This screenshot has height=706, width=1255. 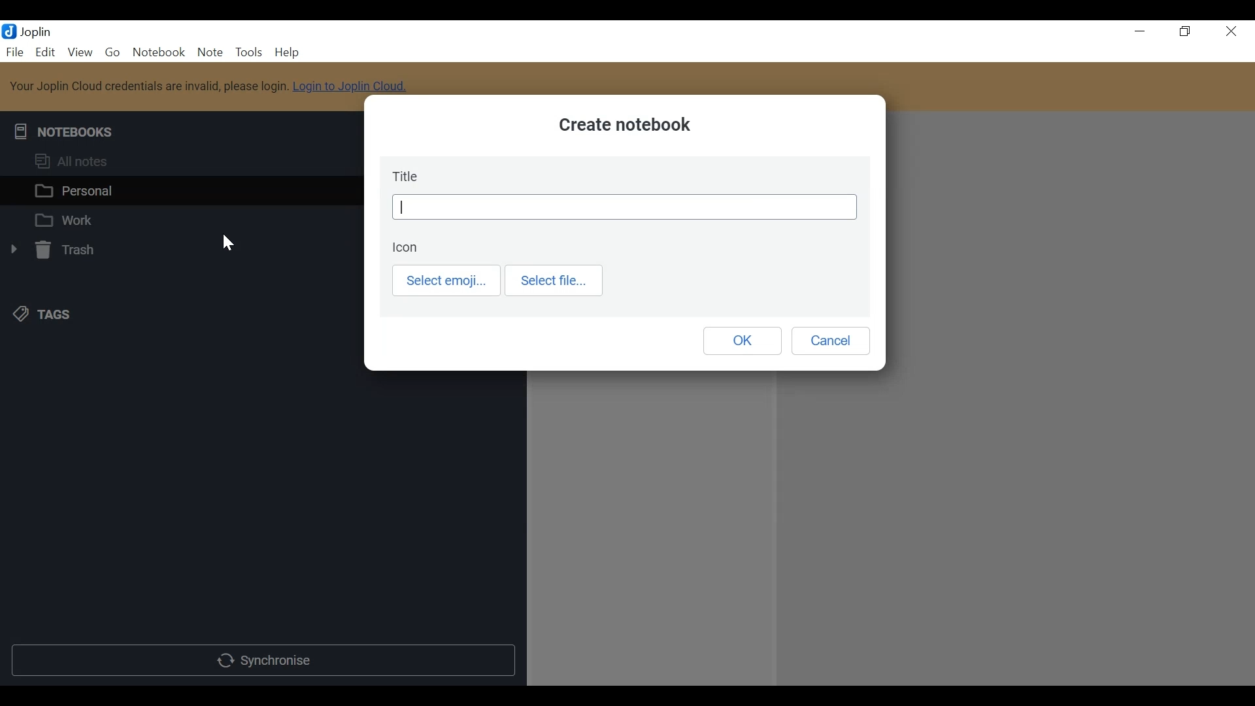 I want to click on Cancel, so click(x=834, y=342).